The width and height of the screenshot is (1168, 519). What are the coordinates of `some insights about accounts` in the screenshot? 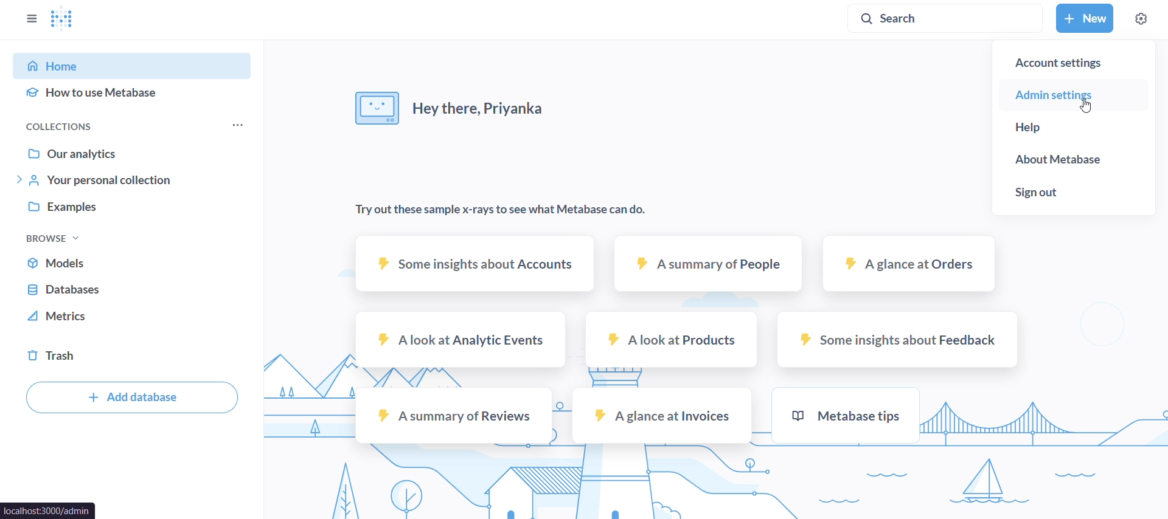 It's located at (474, 261).